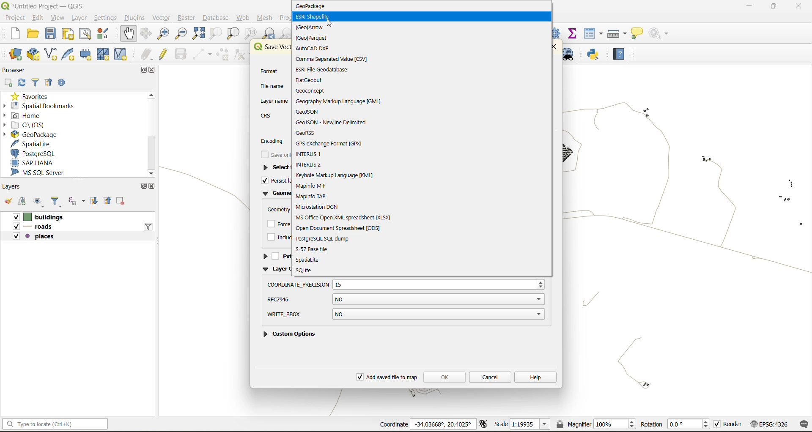  What do you see at coordinates (79, 18) in the screenshot?
I see `layer` at bounding box center [79, 18].